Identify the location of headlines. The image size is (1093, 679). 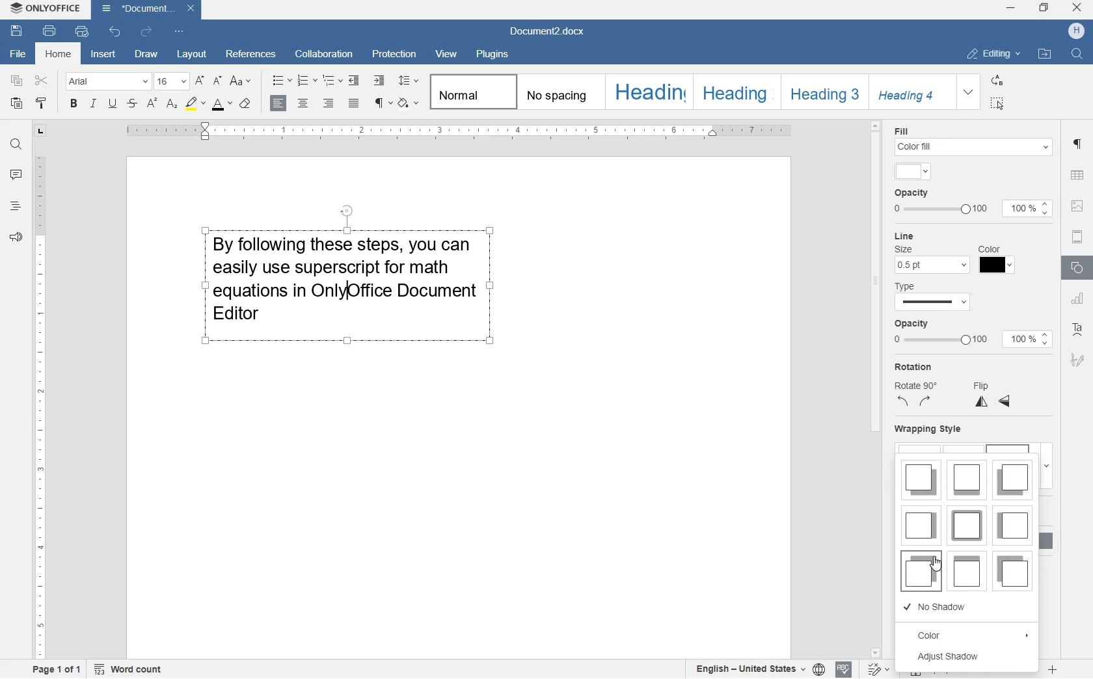
(16, 209).